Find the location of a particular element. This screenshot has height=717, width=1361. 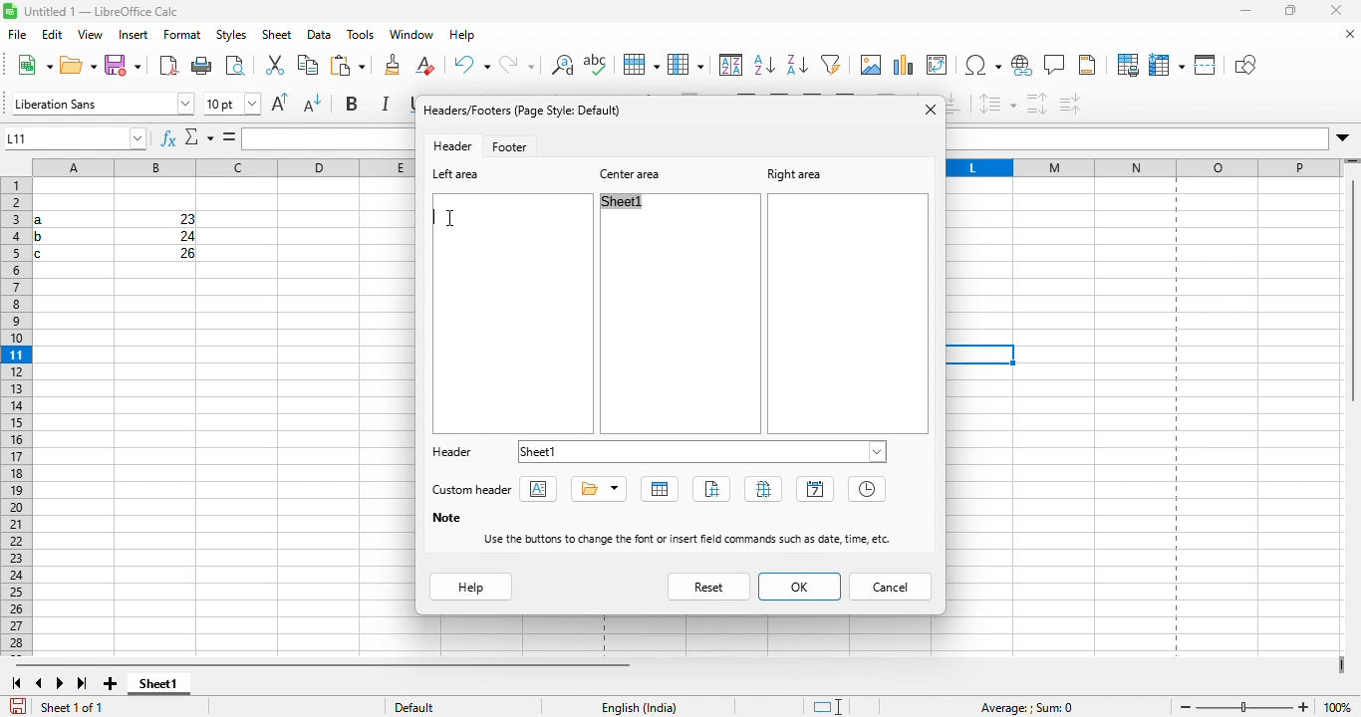

save is located at coordinates (123, 67).